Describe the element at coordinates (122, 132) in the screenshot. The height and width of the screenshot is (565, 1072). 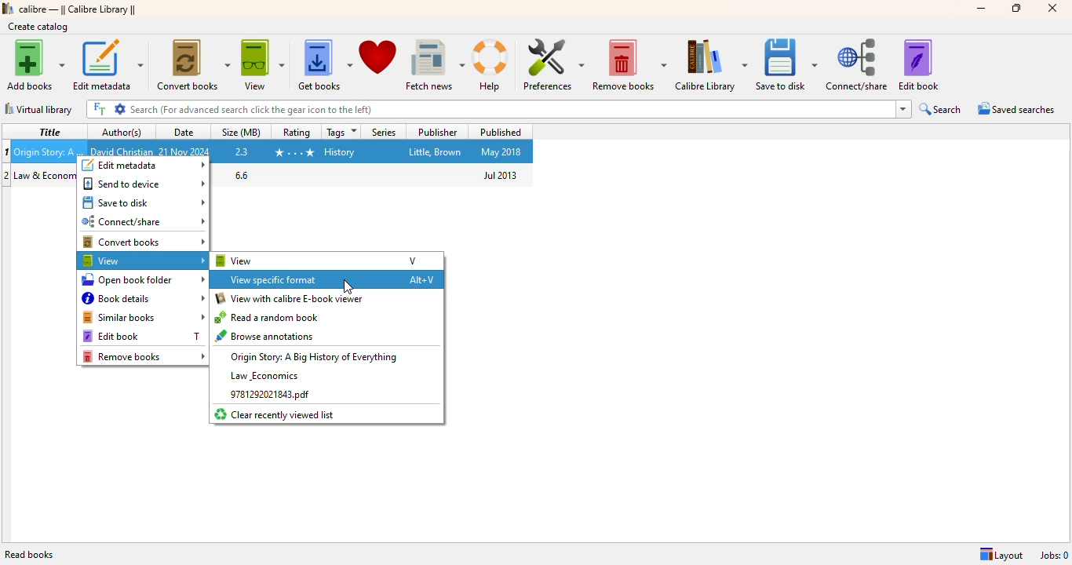
I see `author(s)` at that location.